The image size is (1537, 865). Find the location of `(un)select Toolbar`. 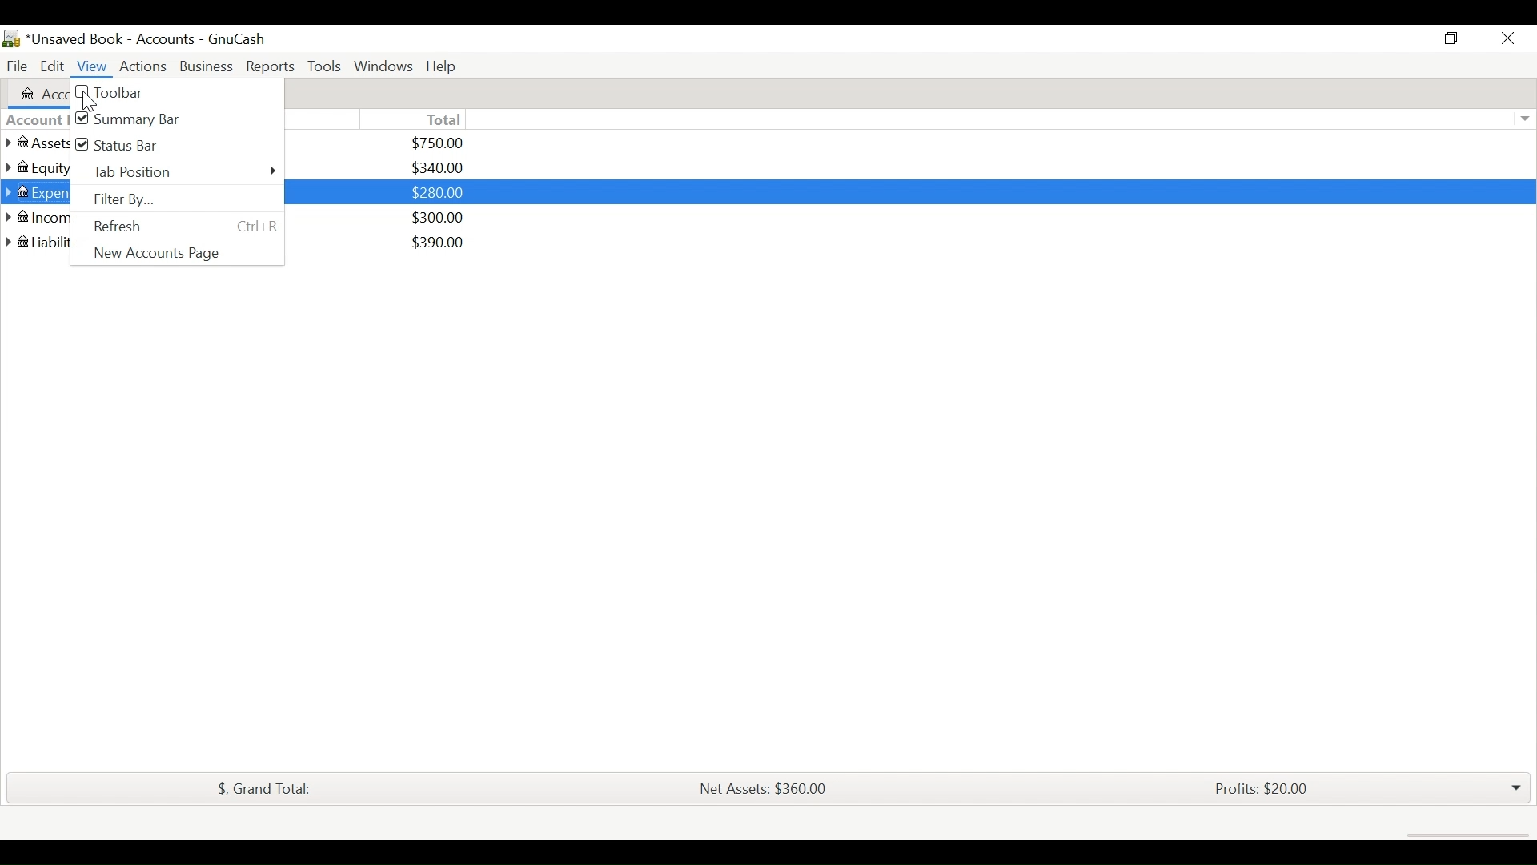

(un)select Toolbar is located at coordinates (177, 92).